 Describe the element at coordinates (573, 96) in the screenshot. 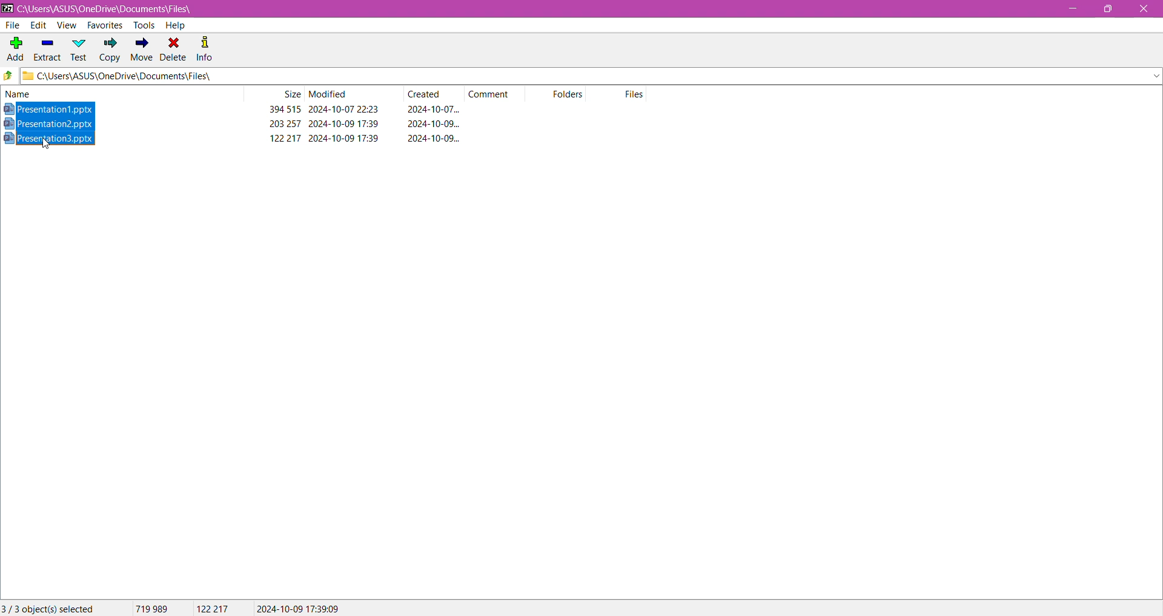

I see `Folders` at that location.